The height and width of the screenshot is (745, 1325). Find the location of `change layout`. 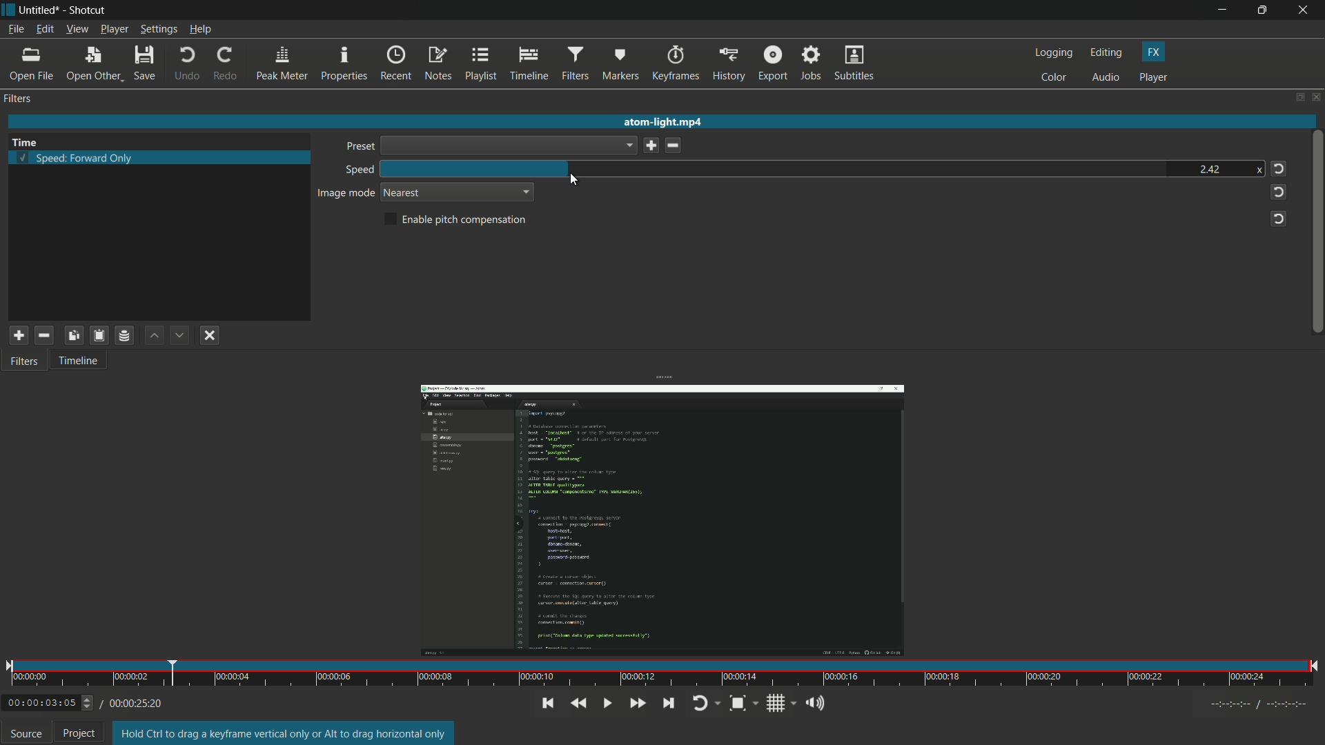

change layout is located at coordinates (1297, 97).